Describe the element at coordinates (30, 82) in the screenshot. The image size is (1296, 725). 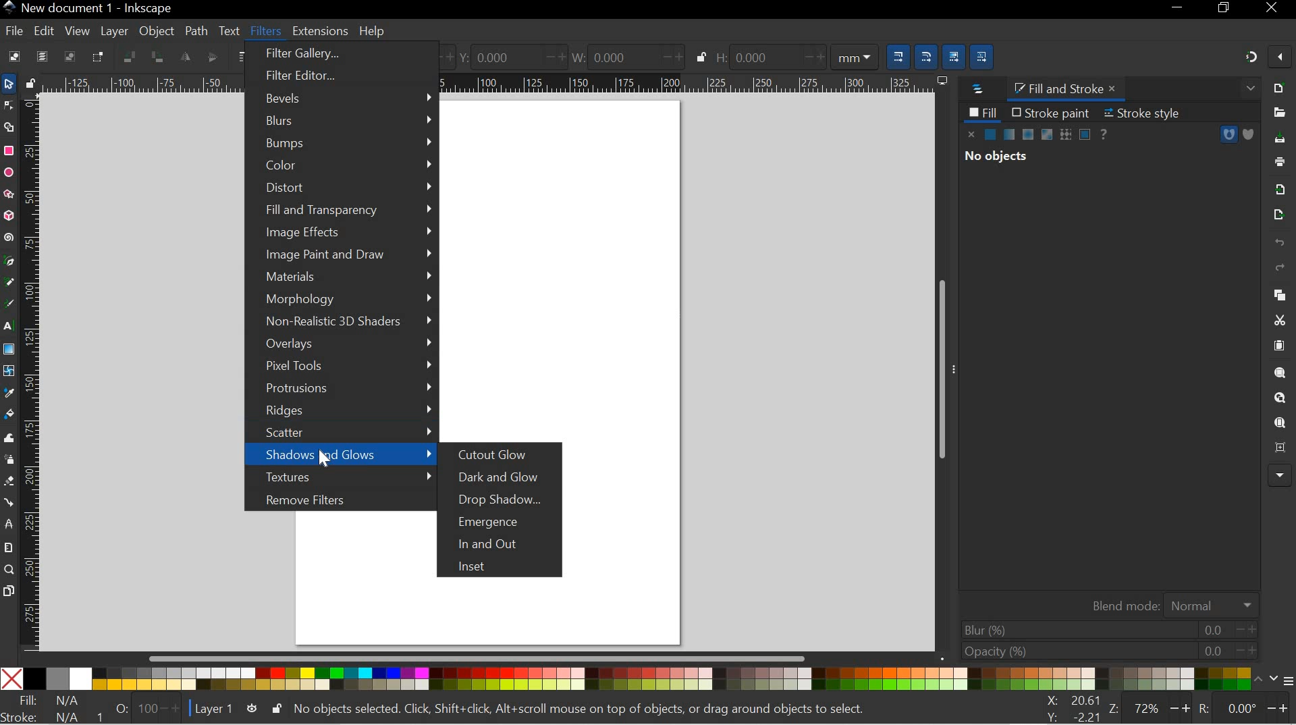
I see `TOGGLE LOCK` at that location.